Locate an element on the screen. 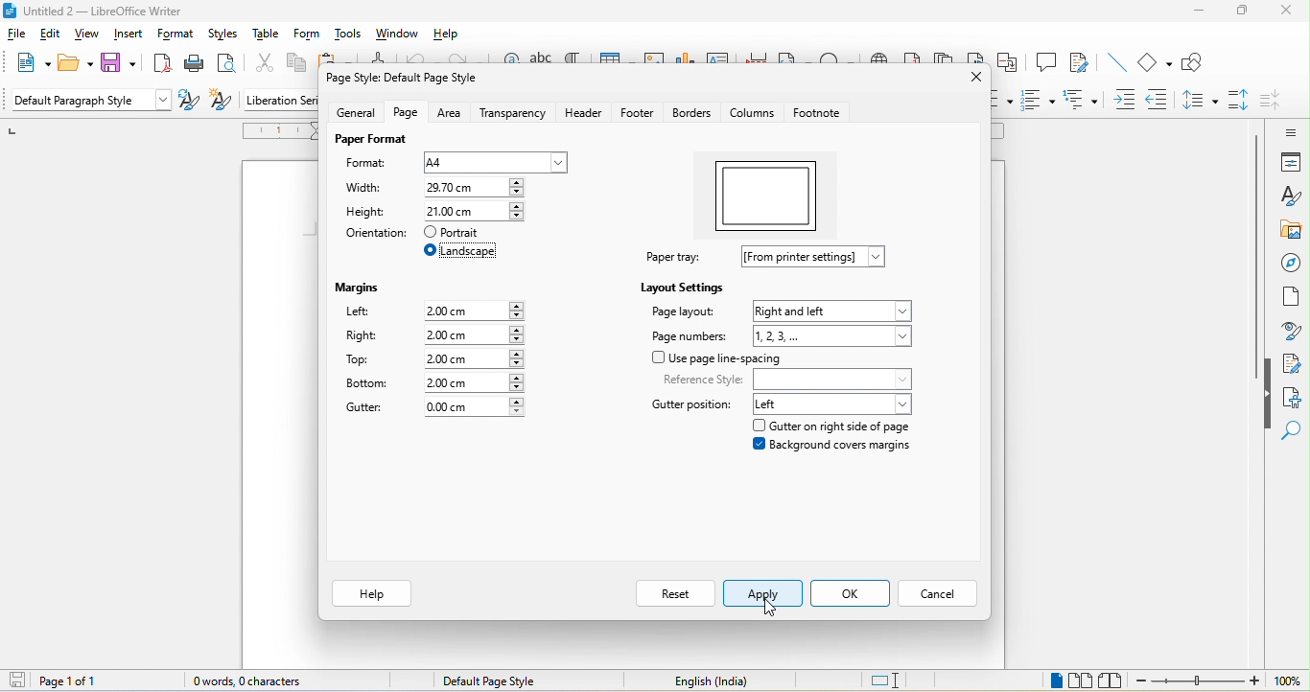  page is located at coordinates (404, 112).